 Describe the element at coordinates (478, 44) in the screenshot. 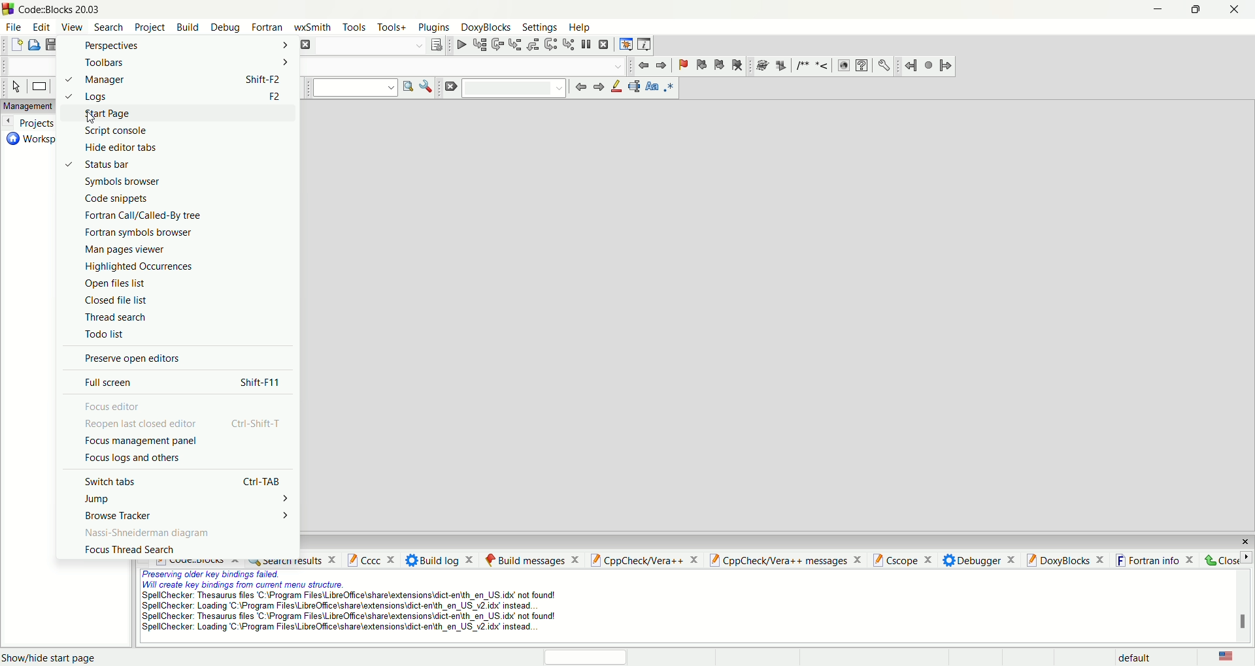

I see `run to cursor` at that location.